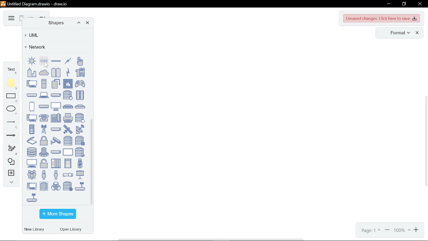  I want to click on new library, so click(35, 230).